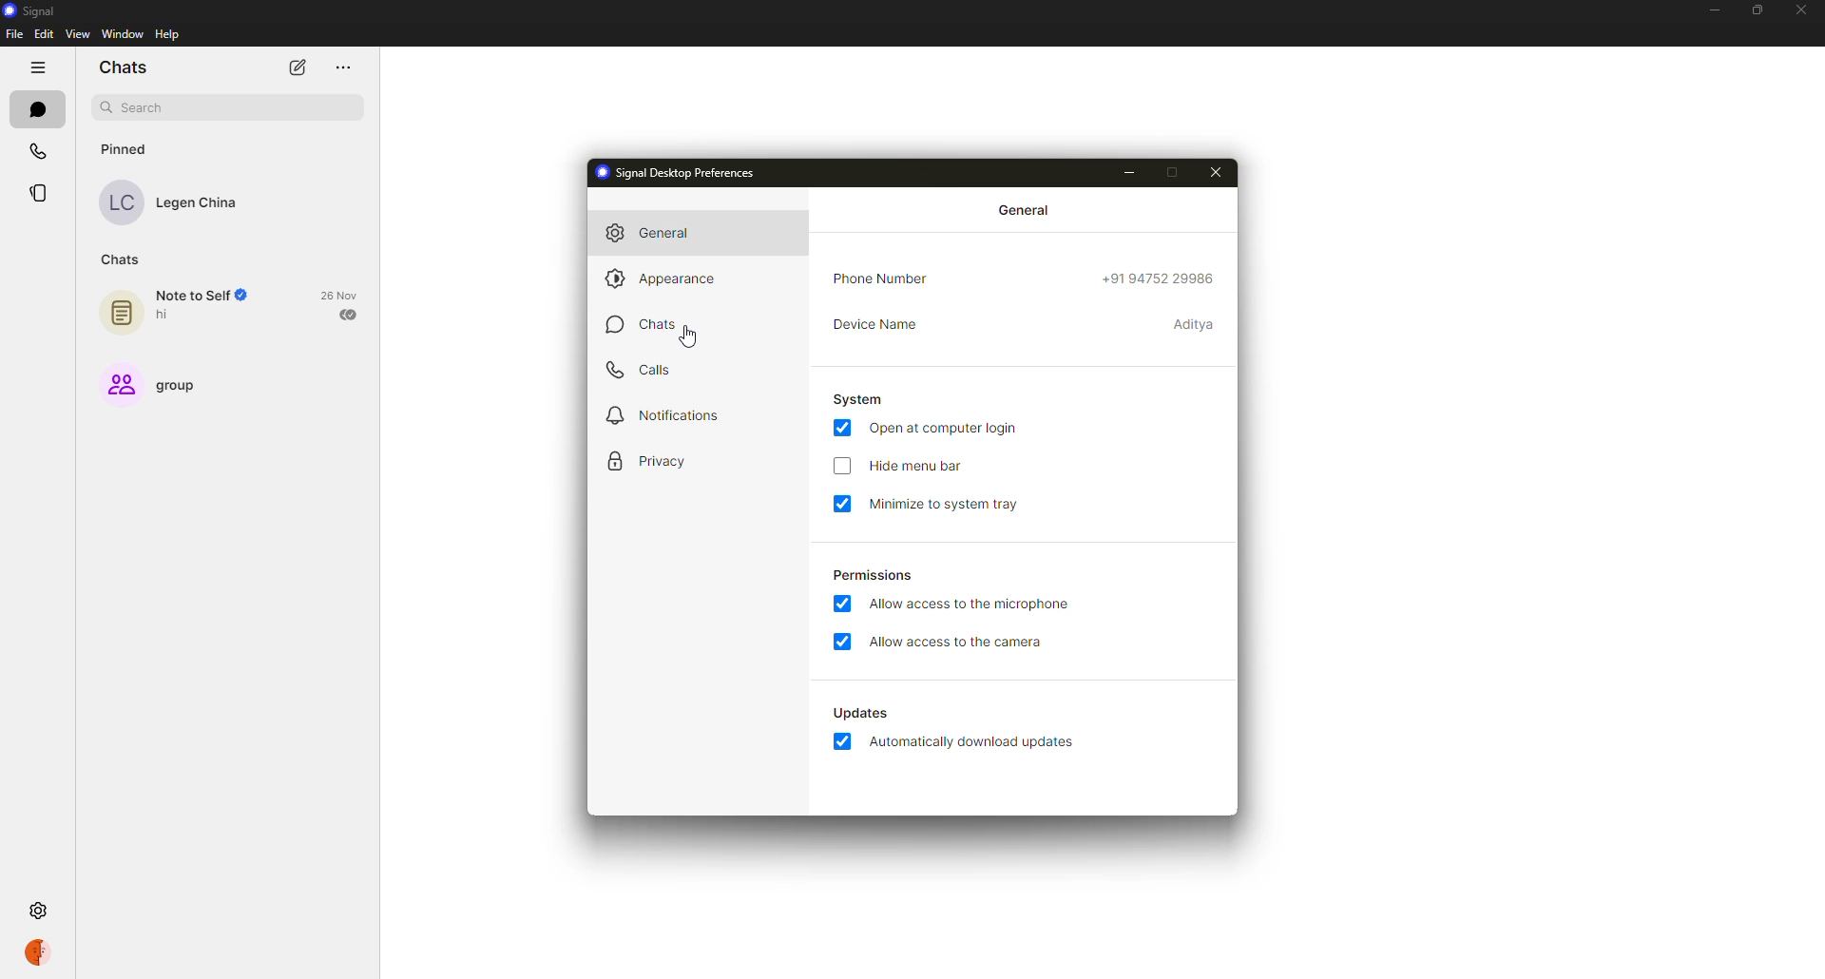 Image resolution: width=1825 pixels, height=979 pixels. I want to click on automatically download updates, so click(977, 742).